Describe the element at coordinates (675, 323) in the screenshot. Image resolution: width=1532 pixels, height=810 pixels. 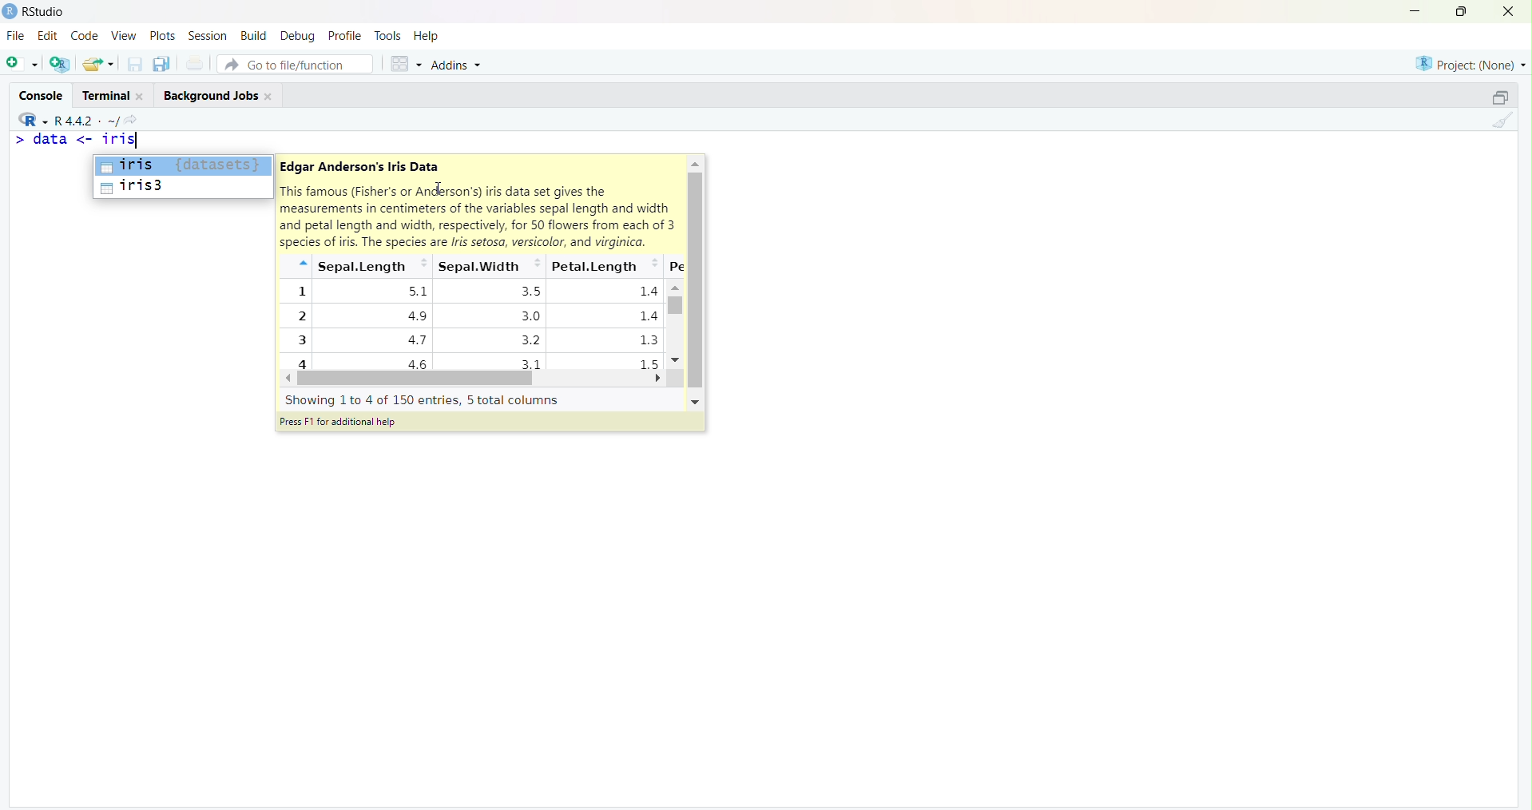
I see `Scrollbar` at that location.